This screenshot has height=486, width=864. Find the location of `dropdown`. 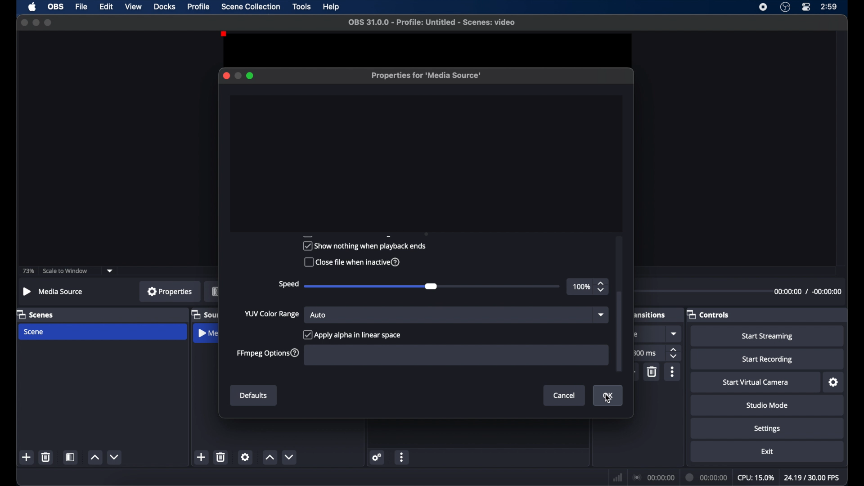

dropdown is located at coordinates (603, 315).